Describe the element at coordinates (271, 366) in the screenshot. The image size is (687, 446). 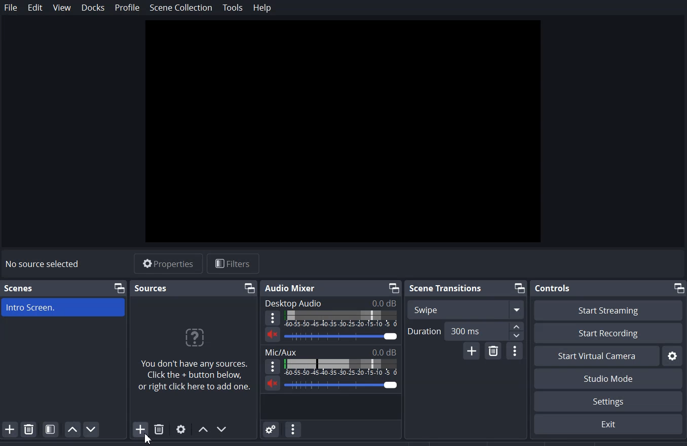
I see `More` at that location.